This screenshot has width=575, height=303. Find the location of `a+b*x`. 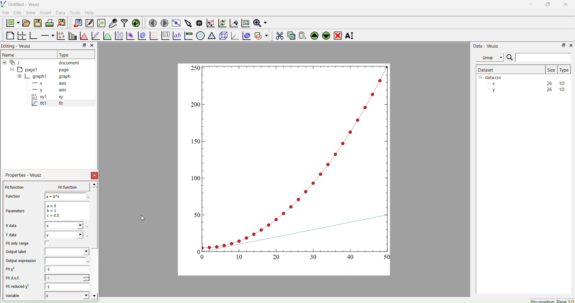

a+b*x is located at coordinates (65, 196).